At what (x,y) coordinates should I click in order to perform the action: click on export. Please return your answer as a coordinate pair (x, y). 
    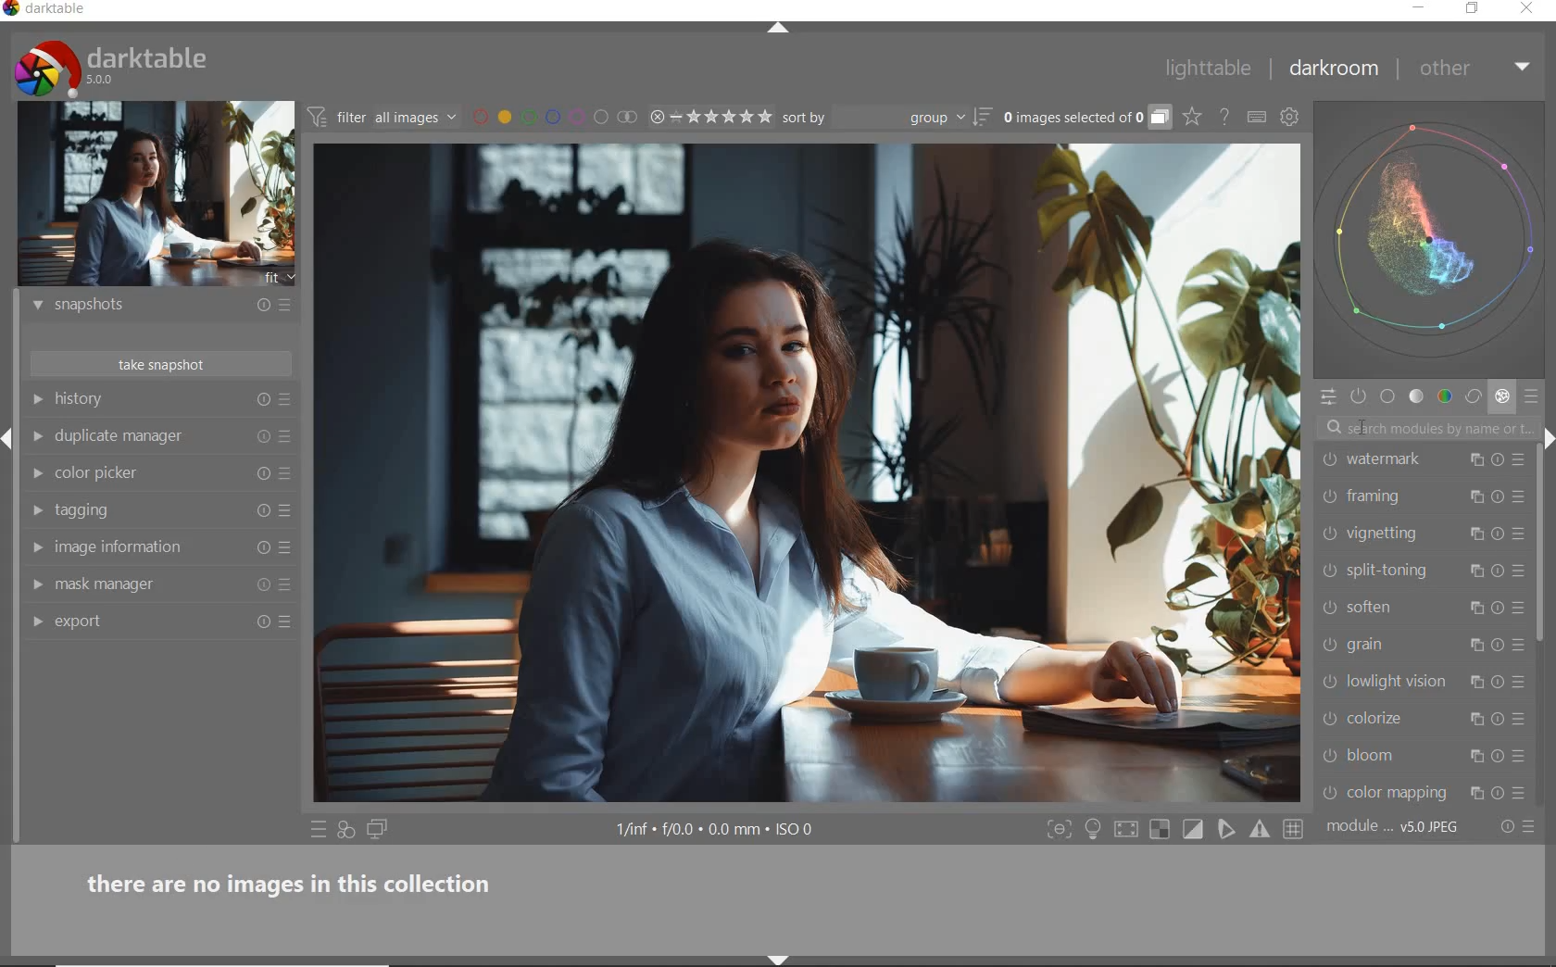
    Looking at the image, I should click on (132, 622).